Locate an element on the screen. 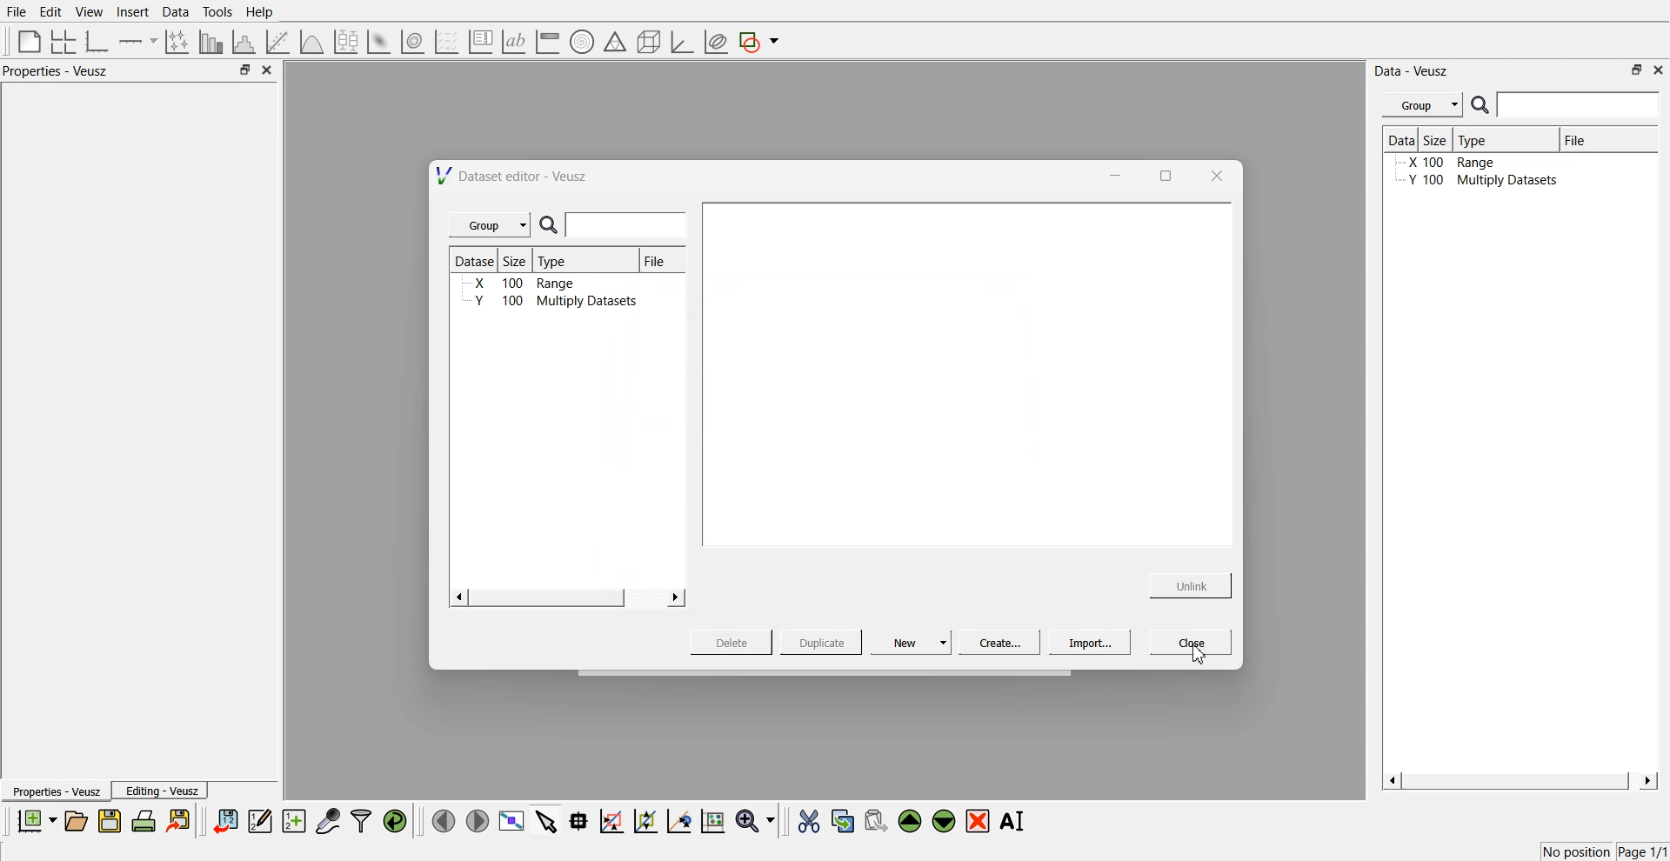 The image size is (1670, 861). import data sets is located at coordinates (224, 821).